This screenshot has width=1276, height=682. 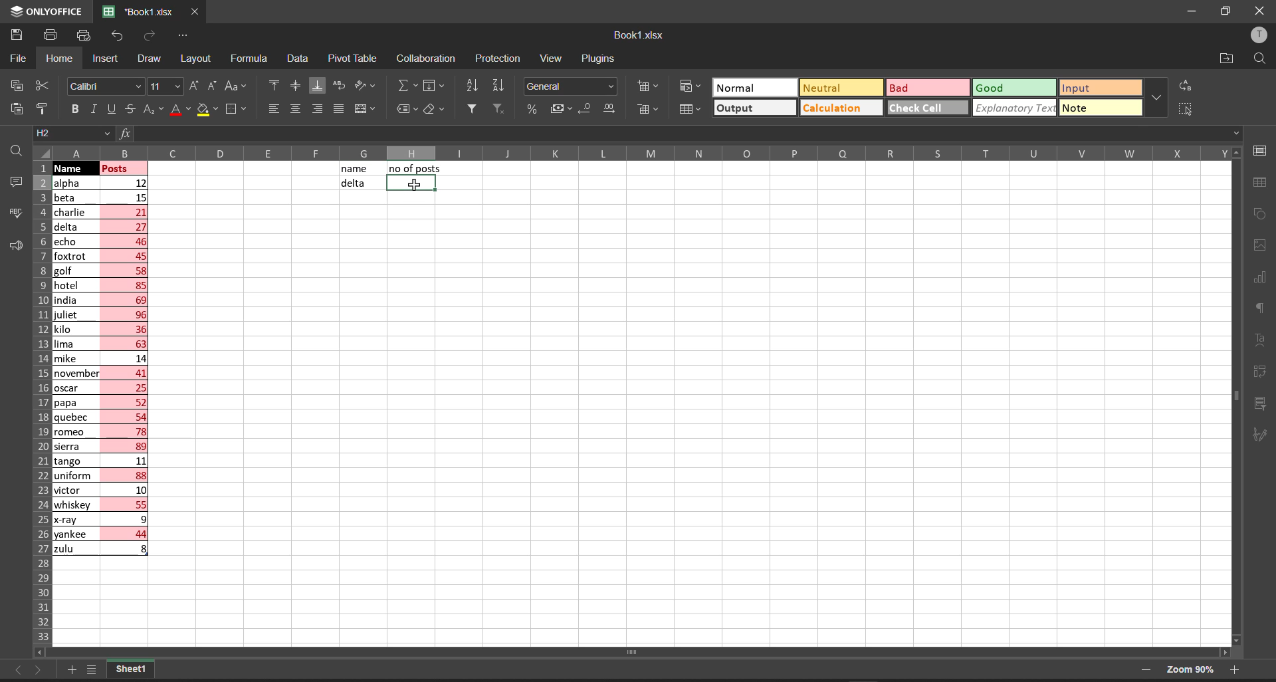 What do you see at coordinates (294, 110) in the screenshot?
I see `align center` at bounding box center [294, 110].